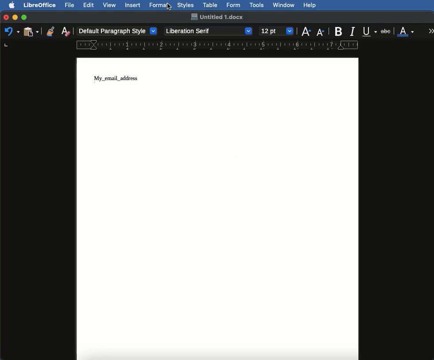 This screenshot has width=434, height=360. What do you see at coordinates (118, 31) in the screenshot?
I see `Paragraph style` at bounding box center [118, 31].